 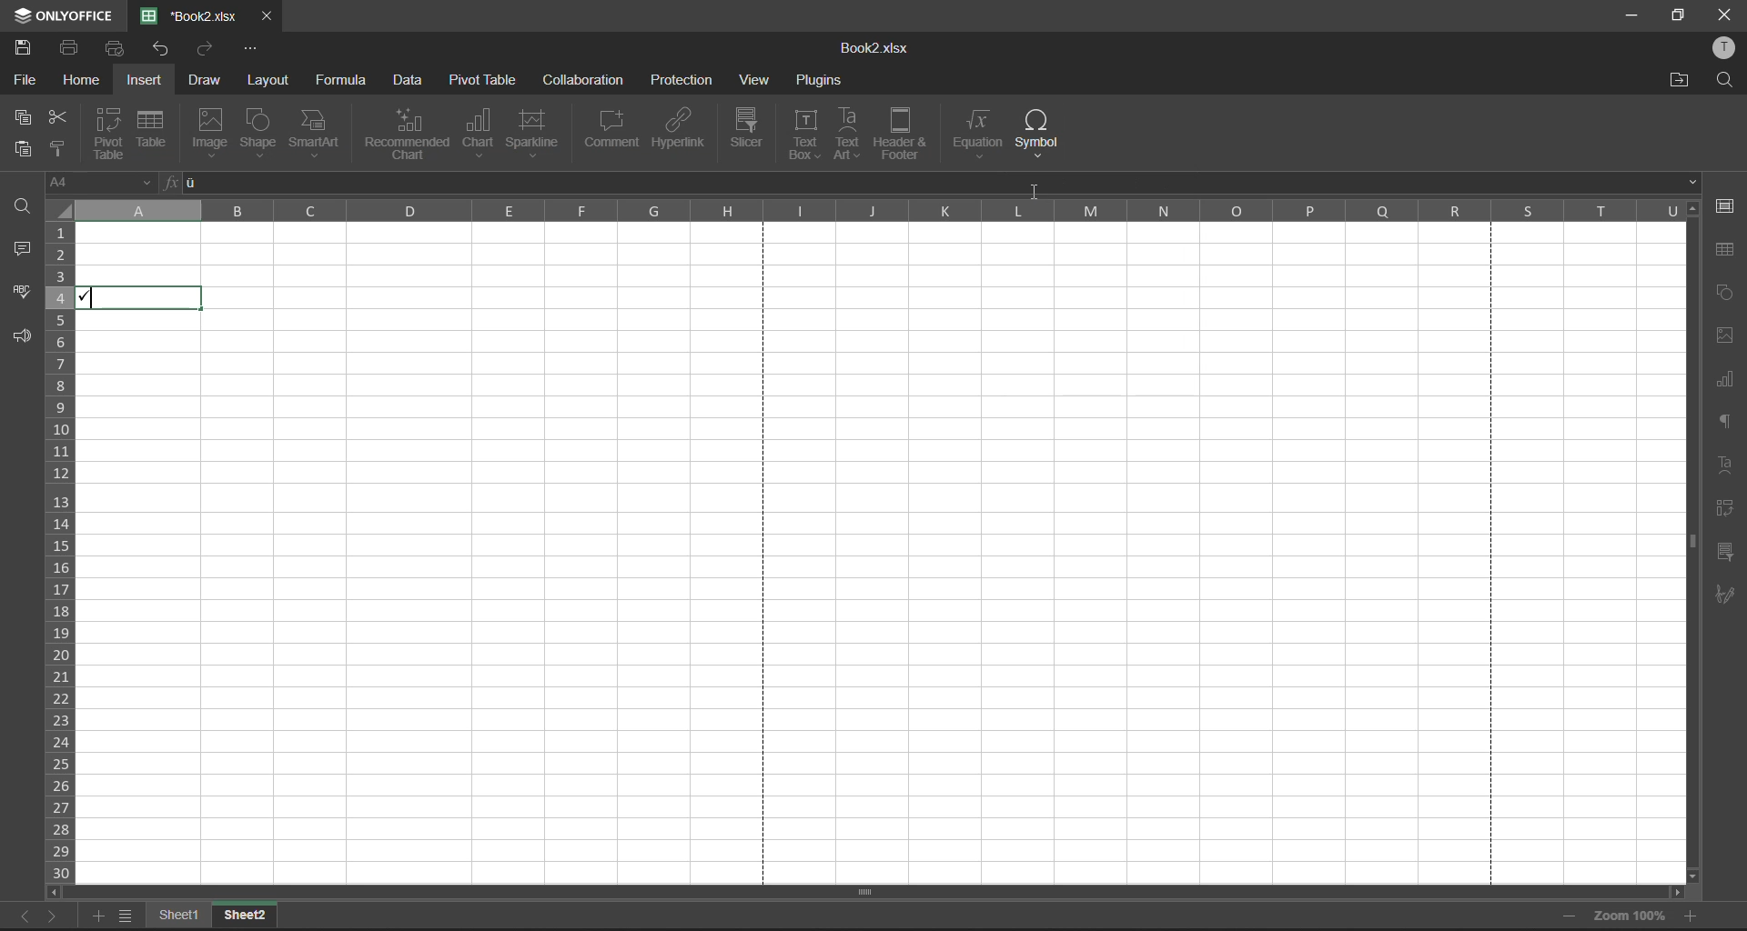 I want to click on maximize, so click(x=1681, y=17).